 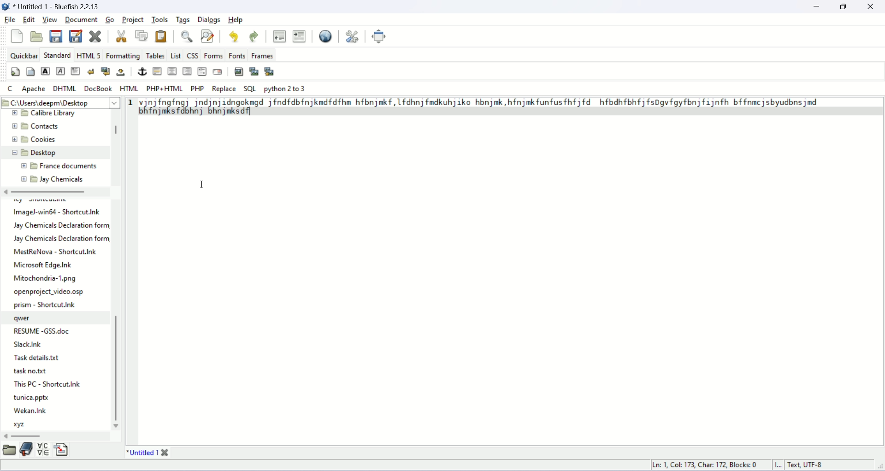 I want to click on bookmark, so click(x=26, y=451).